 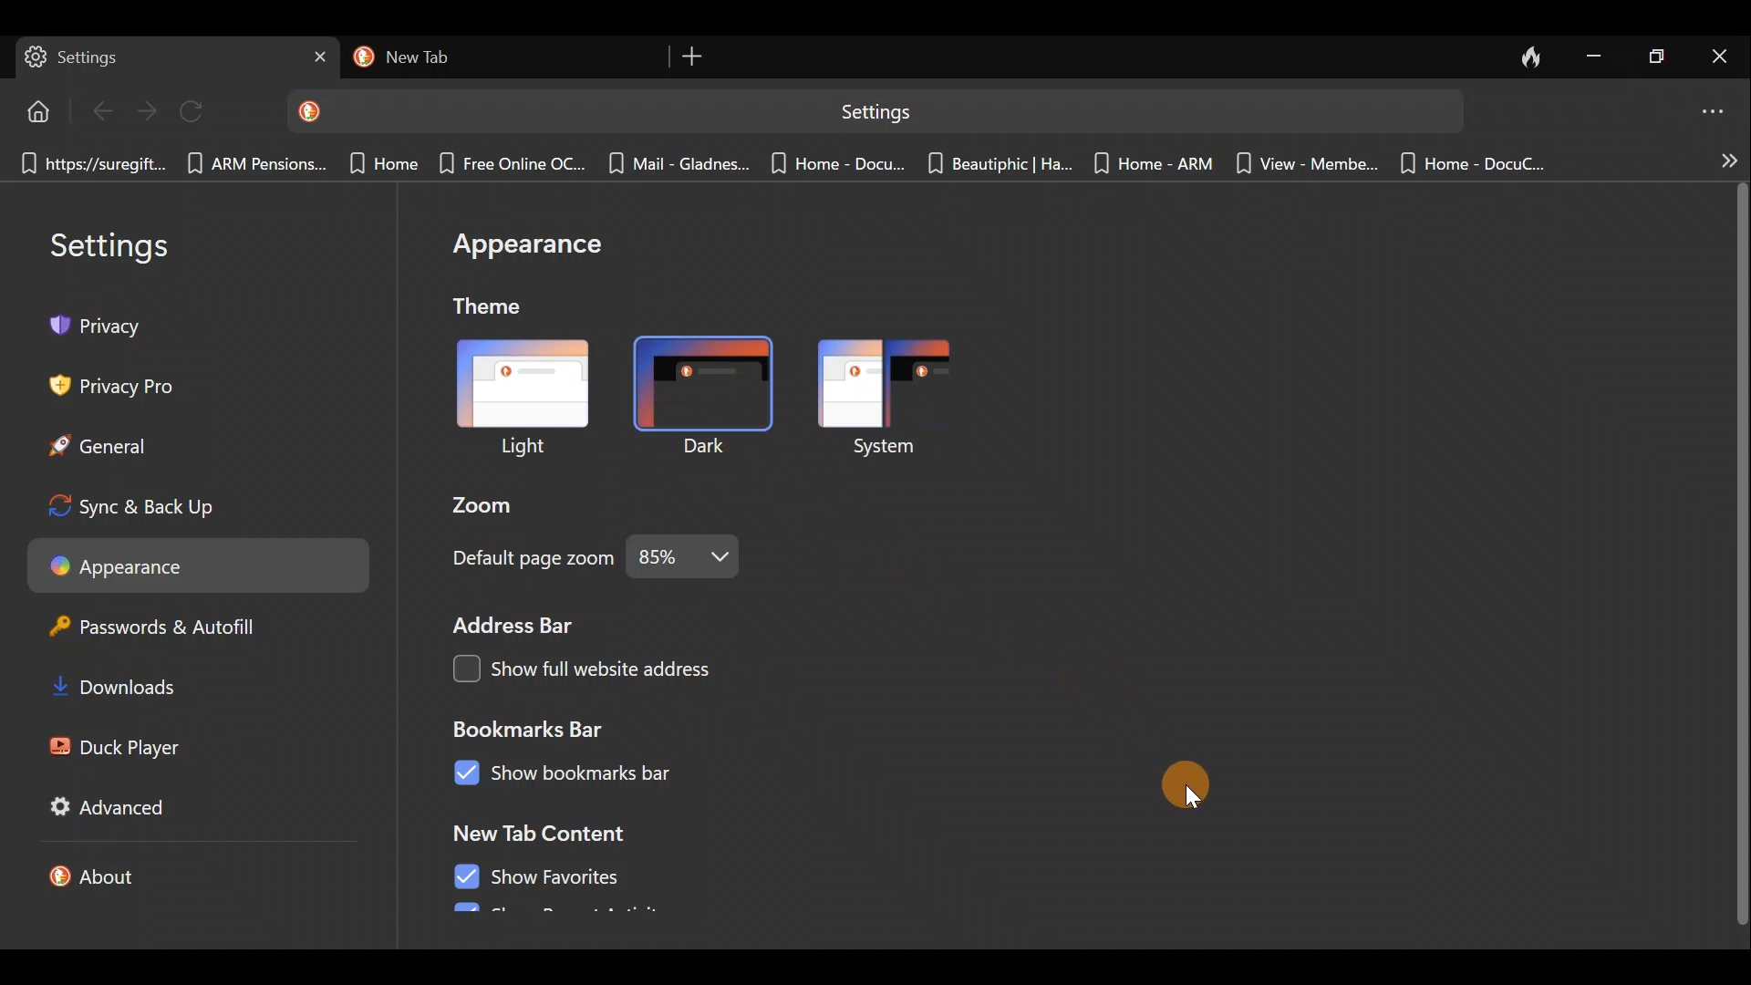 I want to click on Cursor, so click(x=1186, y=785).